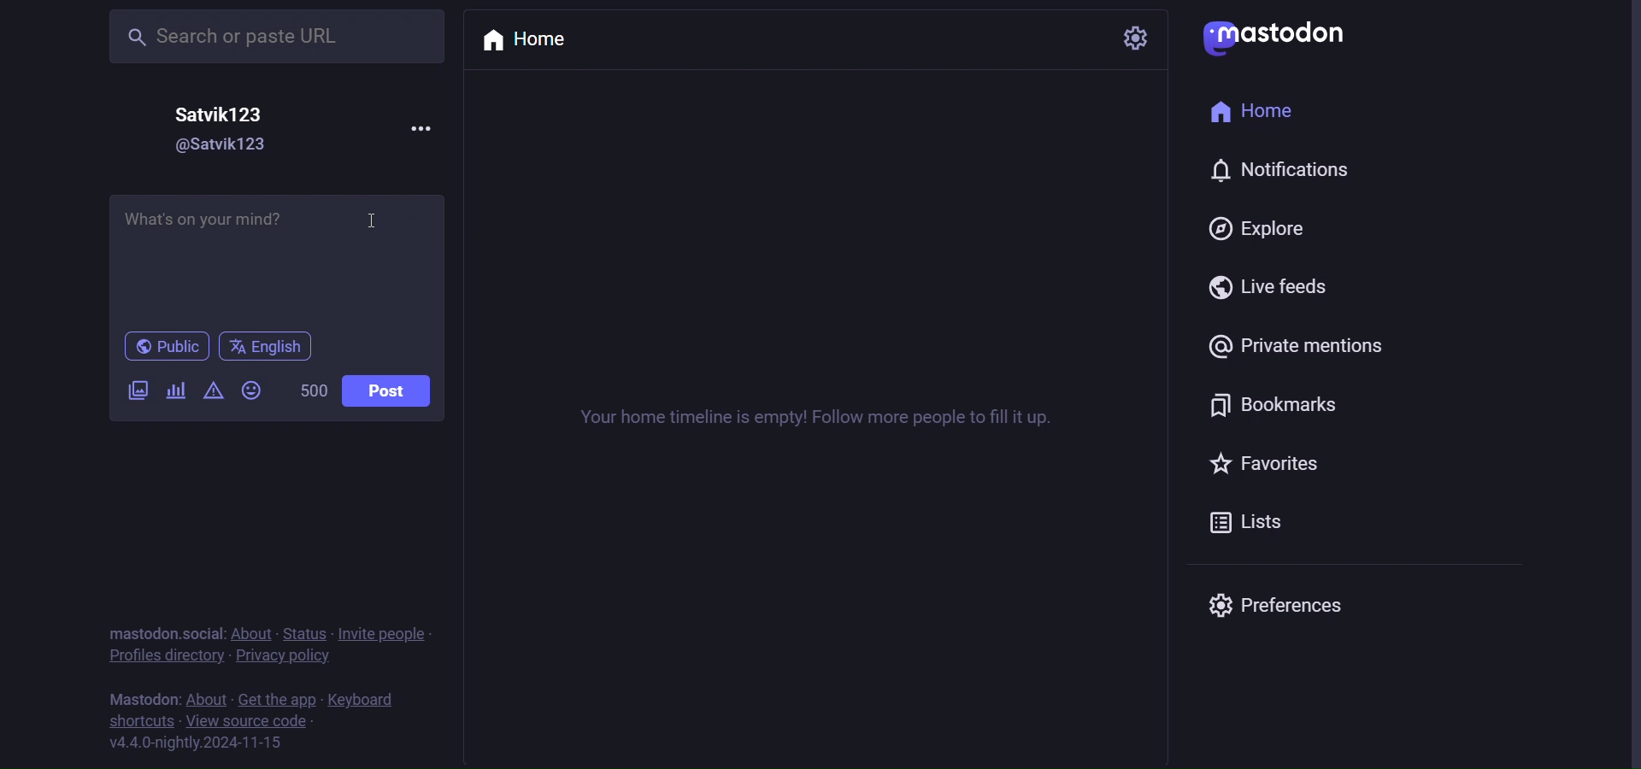 This screenshot has width=1641, height=769. I want to click on more, so click(411, 126).